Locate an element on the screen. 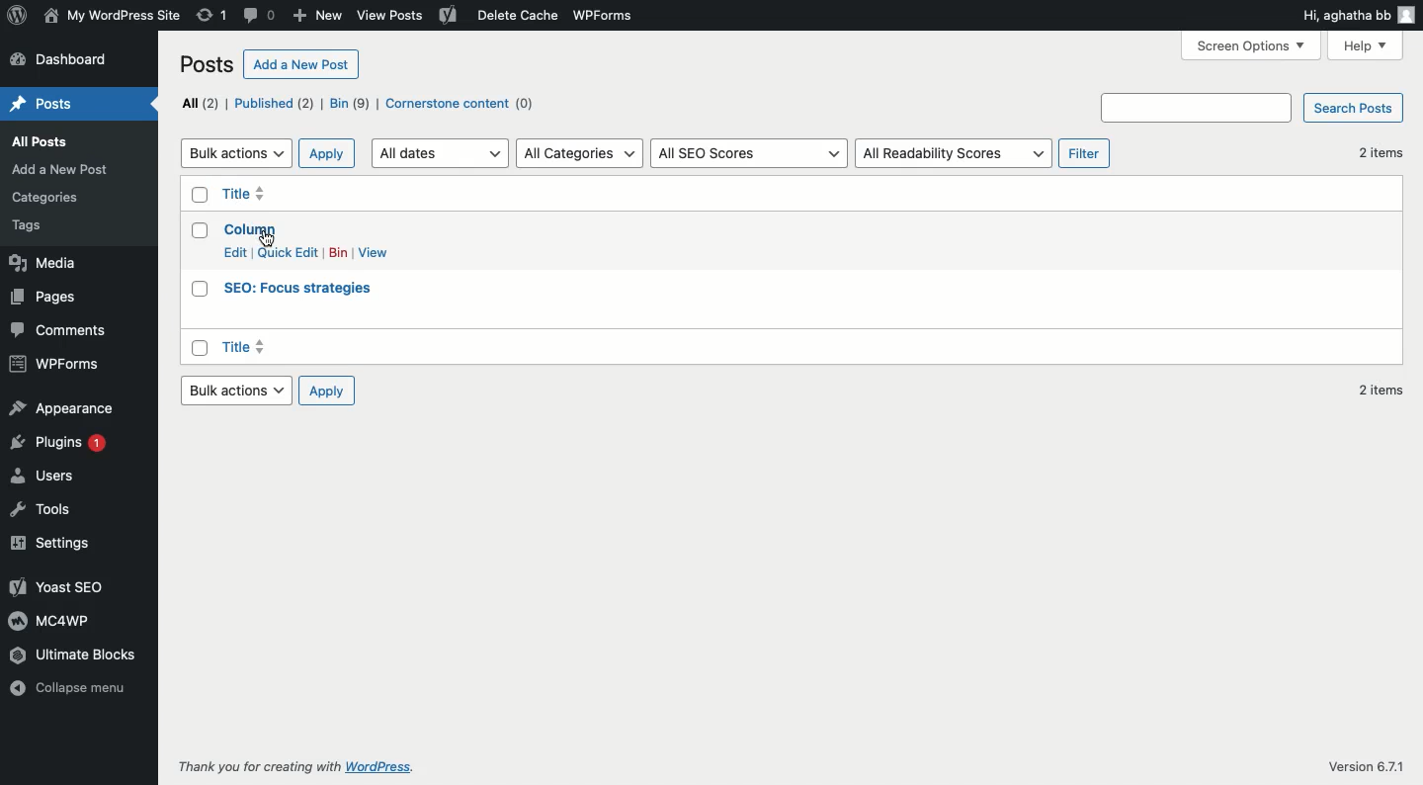 The height and width of the screenshot is (785, 1423). MC4WP is located at coordinates (52, 620).